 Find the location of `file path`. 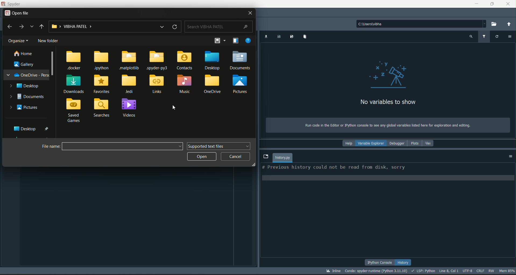

file path is located at coordinates (124, 147).